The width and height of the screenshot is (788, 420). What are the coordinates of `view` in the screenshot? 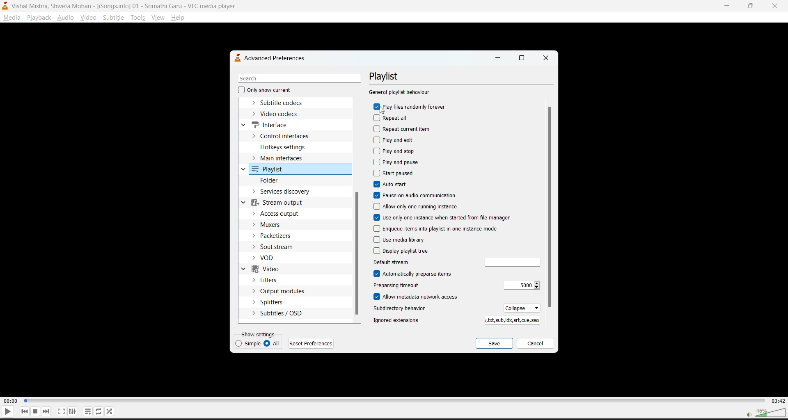 It's located at (159, 19).